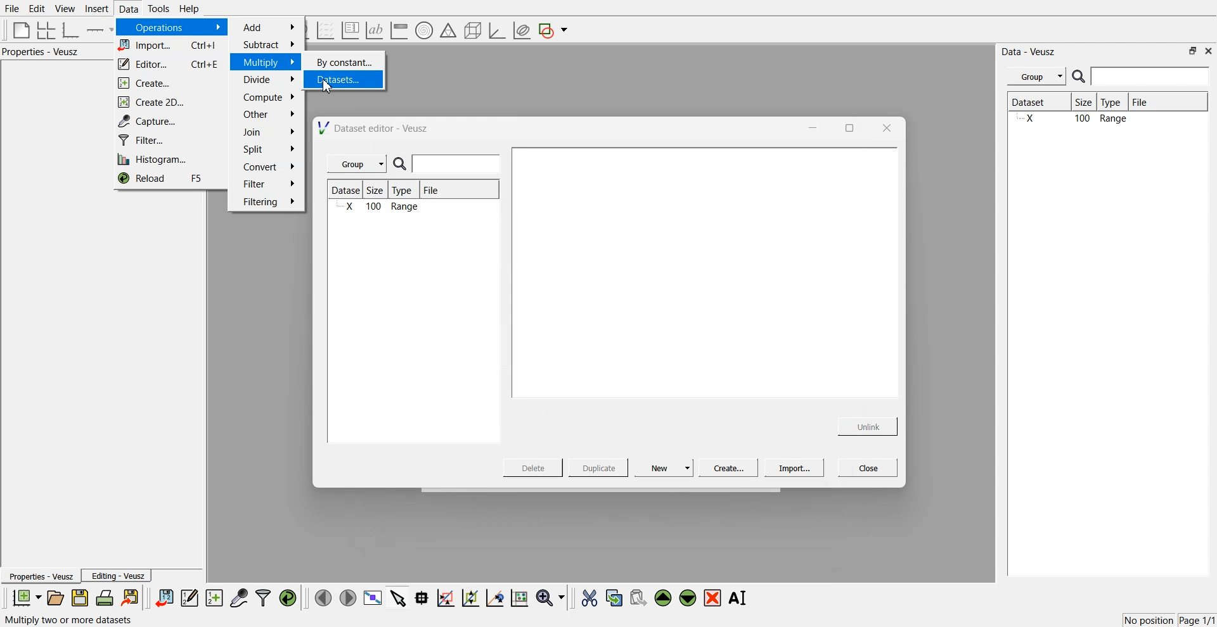  Describe the element at coordinates (331, 90) in the screenshot. I see `cursor` at that location.